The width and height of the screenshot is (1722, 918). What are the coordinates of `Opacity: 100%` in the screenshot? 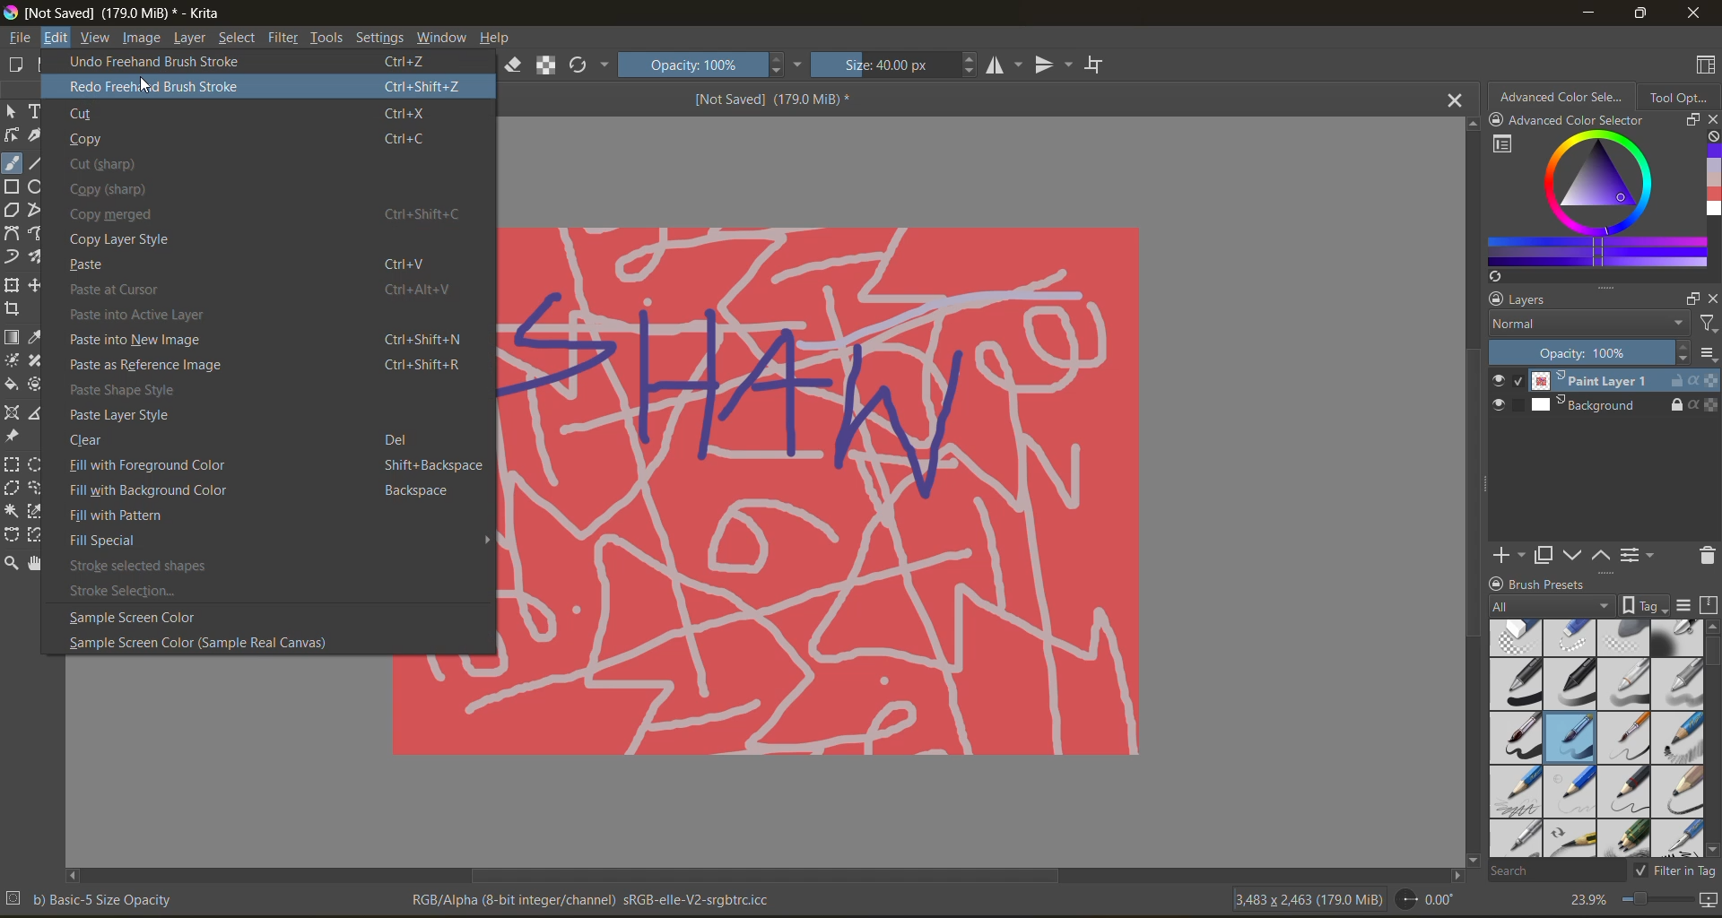 It's located at (711, 65).